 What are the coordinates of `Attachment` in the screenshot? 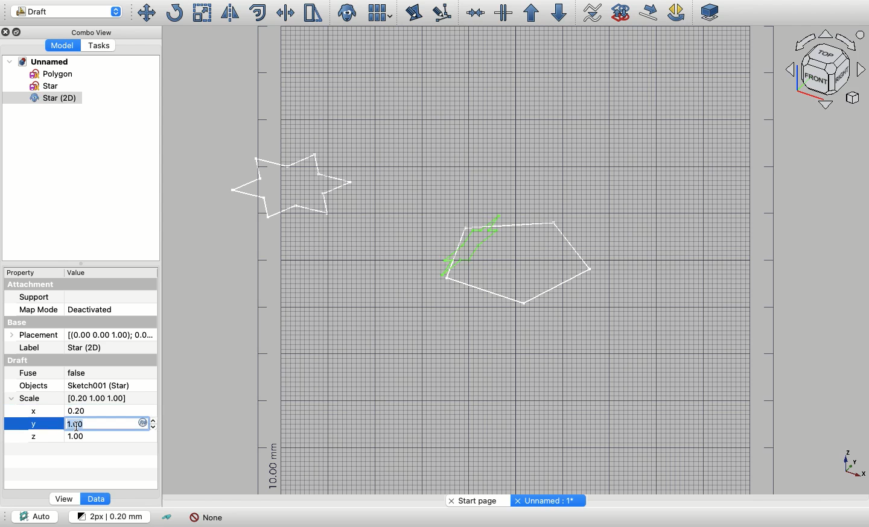 It's located at (80, 284).